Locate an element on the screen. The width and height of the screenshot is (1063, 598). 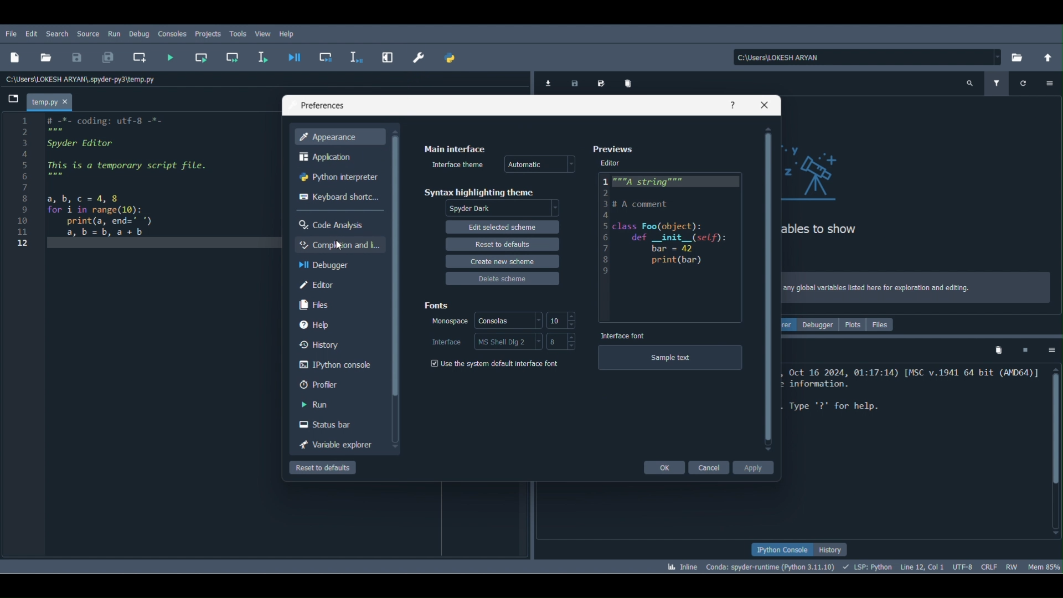
File path is located at coordinates (860, 57).